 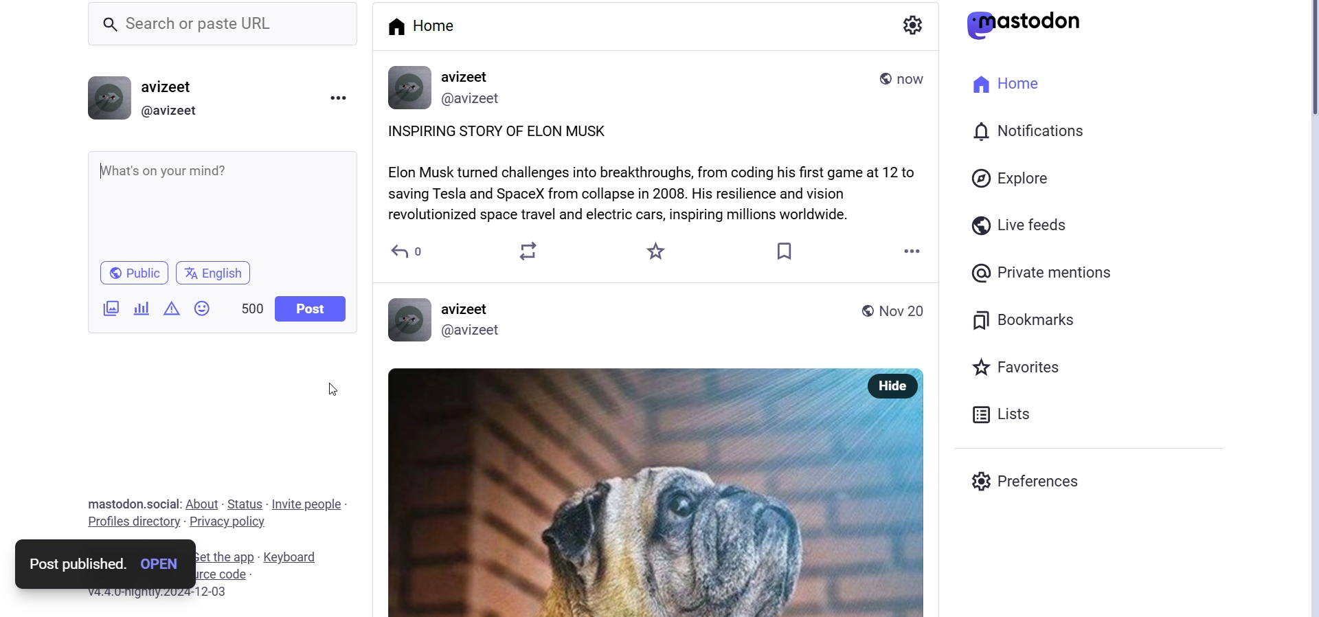 What do you see at coordinates (531, 251) in the screenshot?
I see `boost` at bounding box center [531, 251].